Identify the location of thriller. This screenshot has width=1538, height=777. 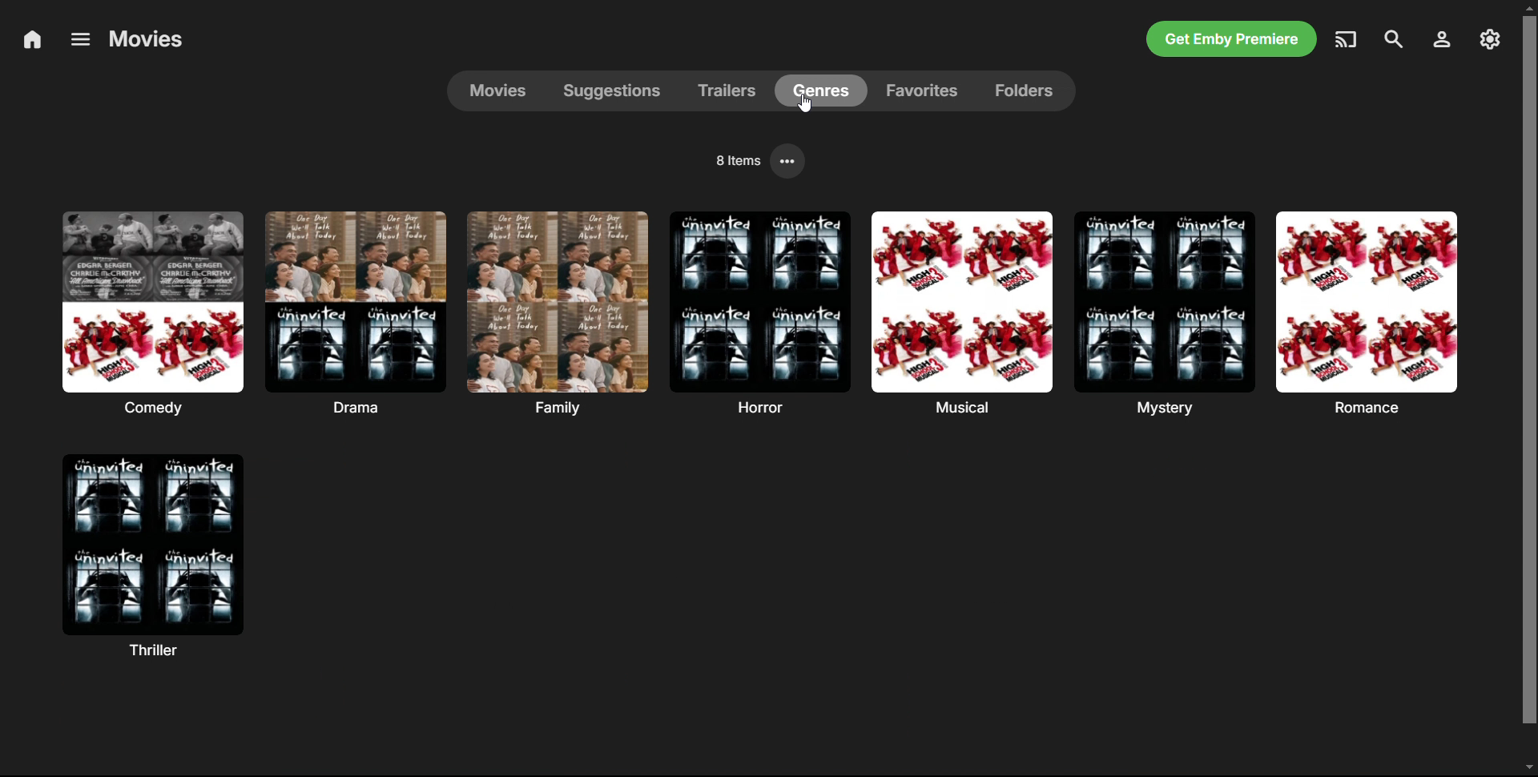
(153, 555).